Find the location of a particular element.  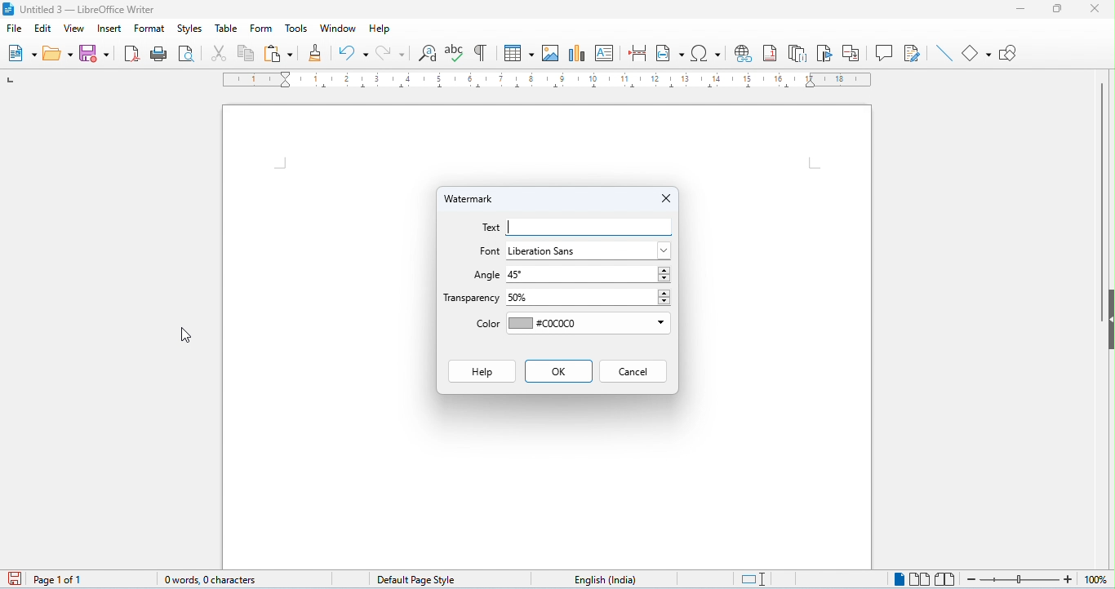

new is located at coordinates (21, 53).